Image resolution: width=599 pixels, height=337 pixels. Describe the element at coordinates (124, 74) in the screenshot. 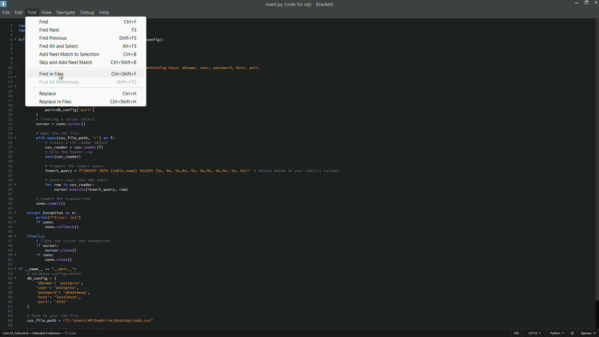

I see `keyboard shortcut` at that location.